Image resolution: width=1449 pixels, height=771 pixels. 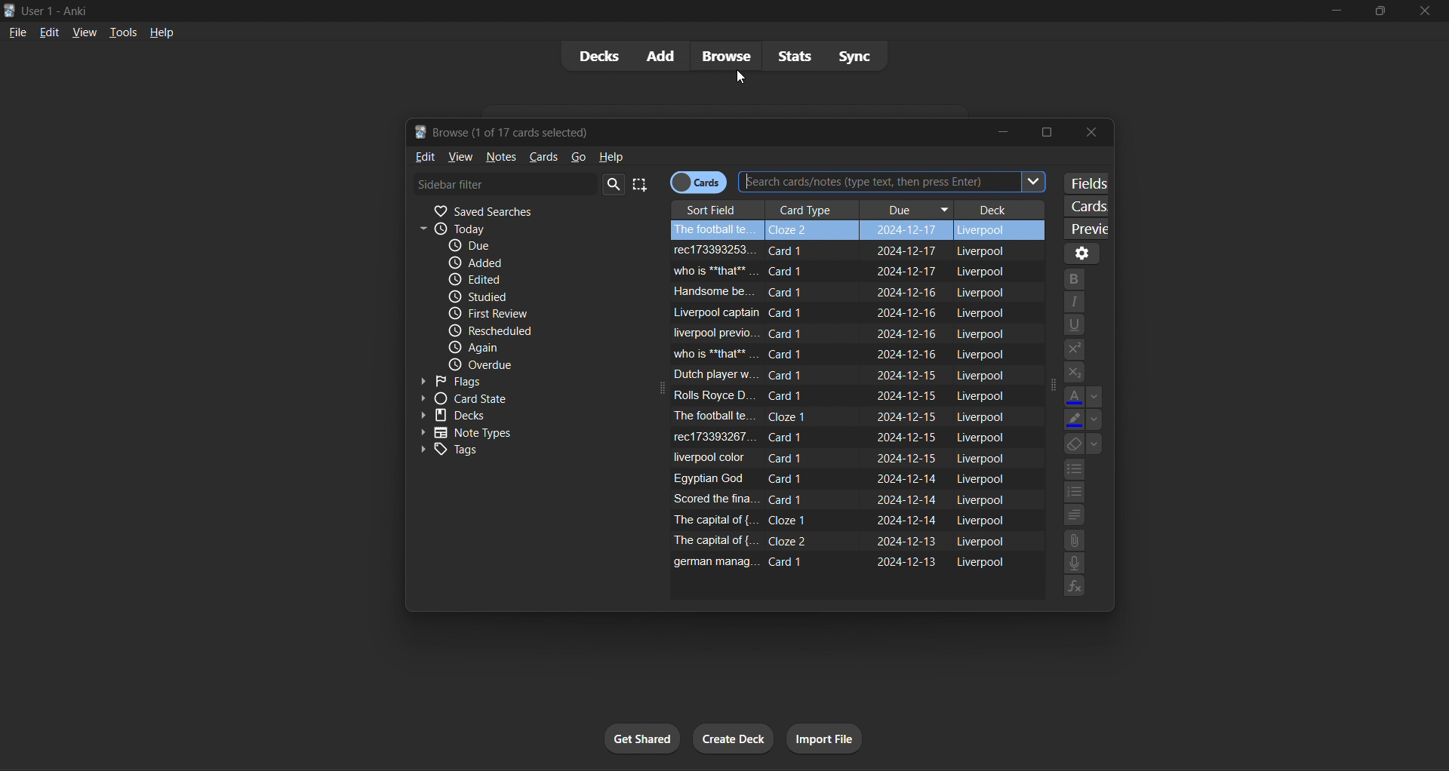 What do you see at coordinates (522, 364) in the screenshot?
I see `due` at bounding box center [522, 364].